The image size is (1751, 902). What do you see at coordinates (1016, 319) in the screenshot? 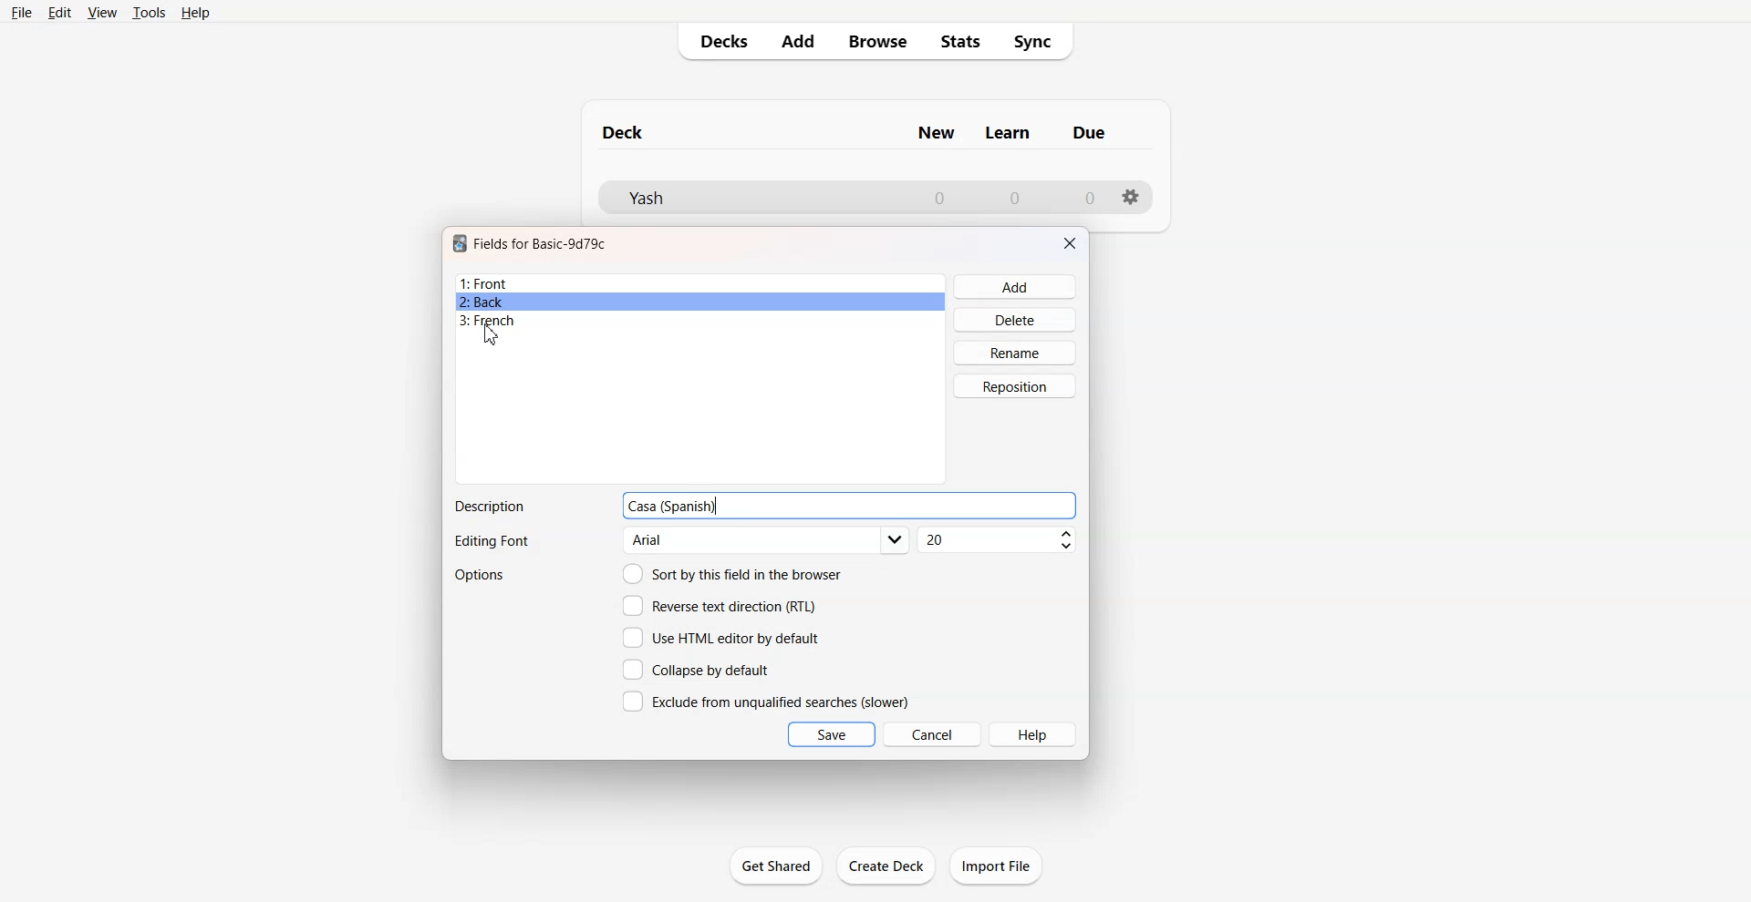
I see `Delete` at bounding box center [1016, 319].